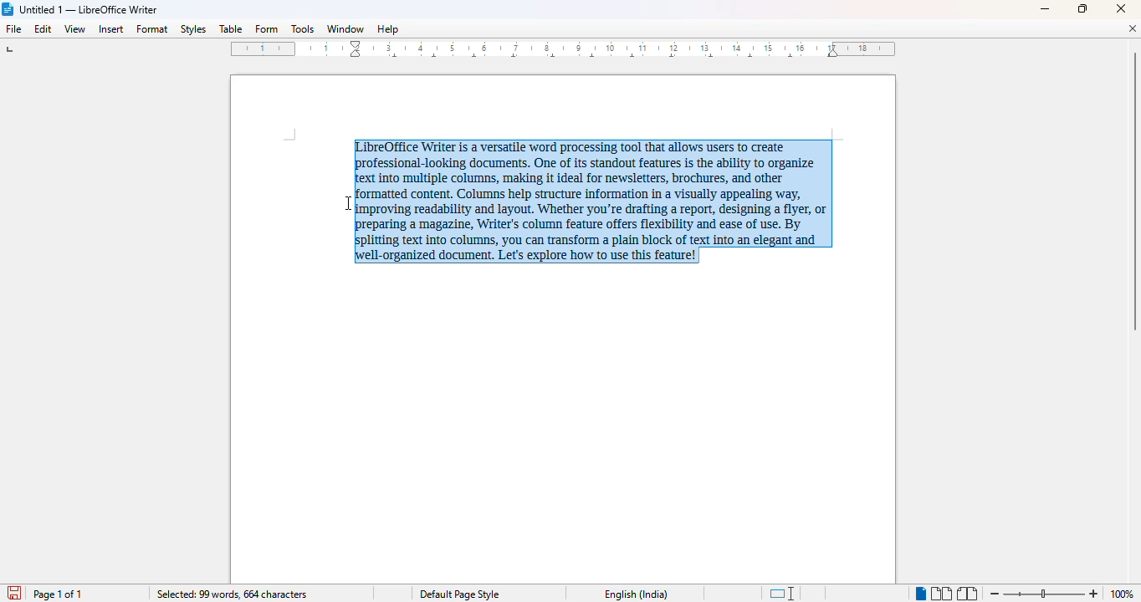  Describe the element at coordinates (8, 9) in the screenshot. I see `LibreOffice logo` at that location.